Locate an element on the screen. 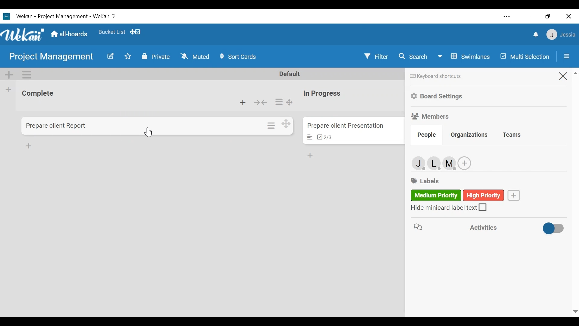 Image resolution: width=579 pixels, height=326 pixels. Favorites is located at coordinates (112, 32).